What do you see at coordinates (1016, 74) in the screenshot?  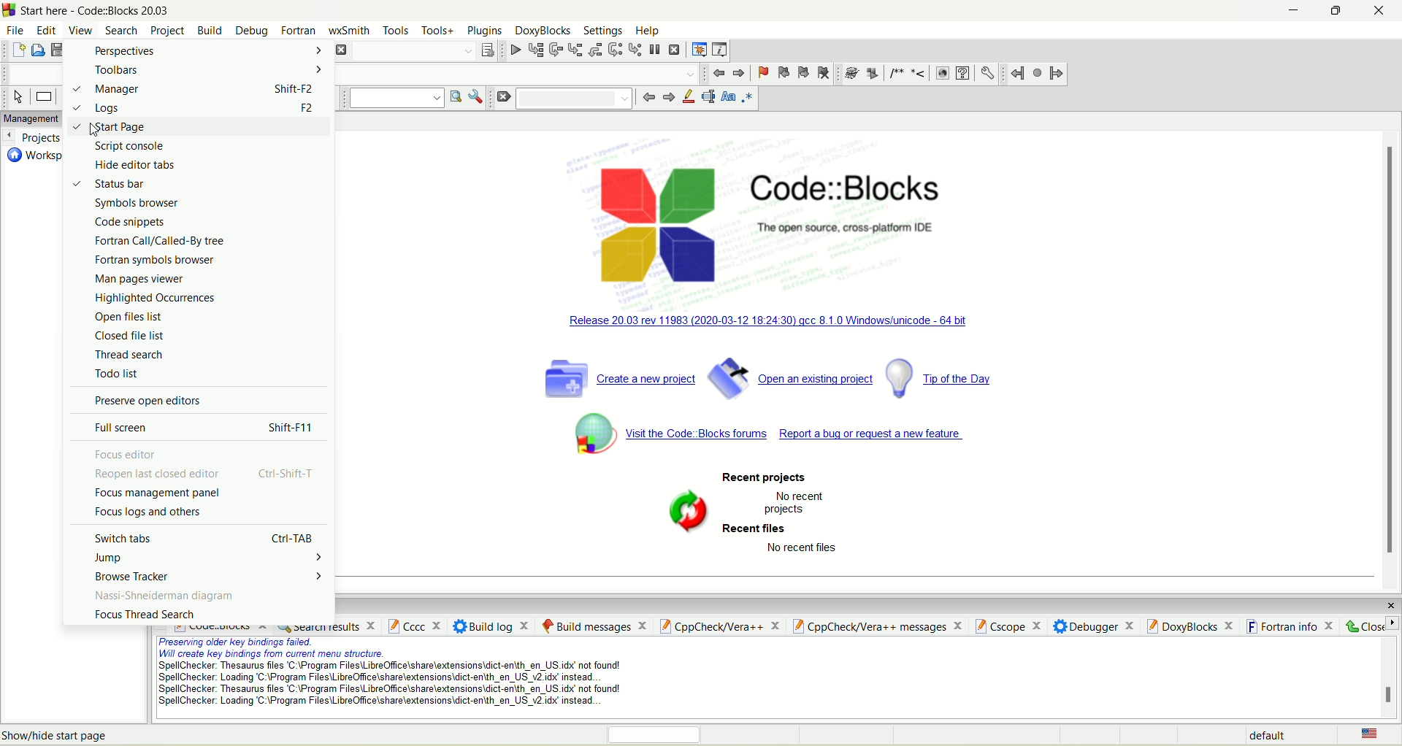 I see `jump back` at bounding box center [1016, 74].